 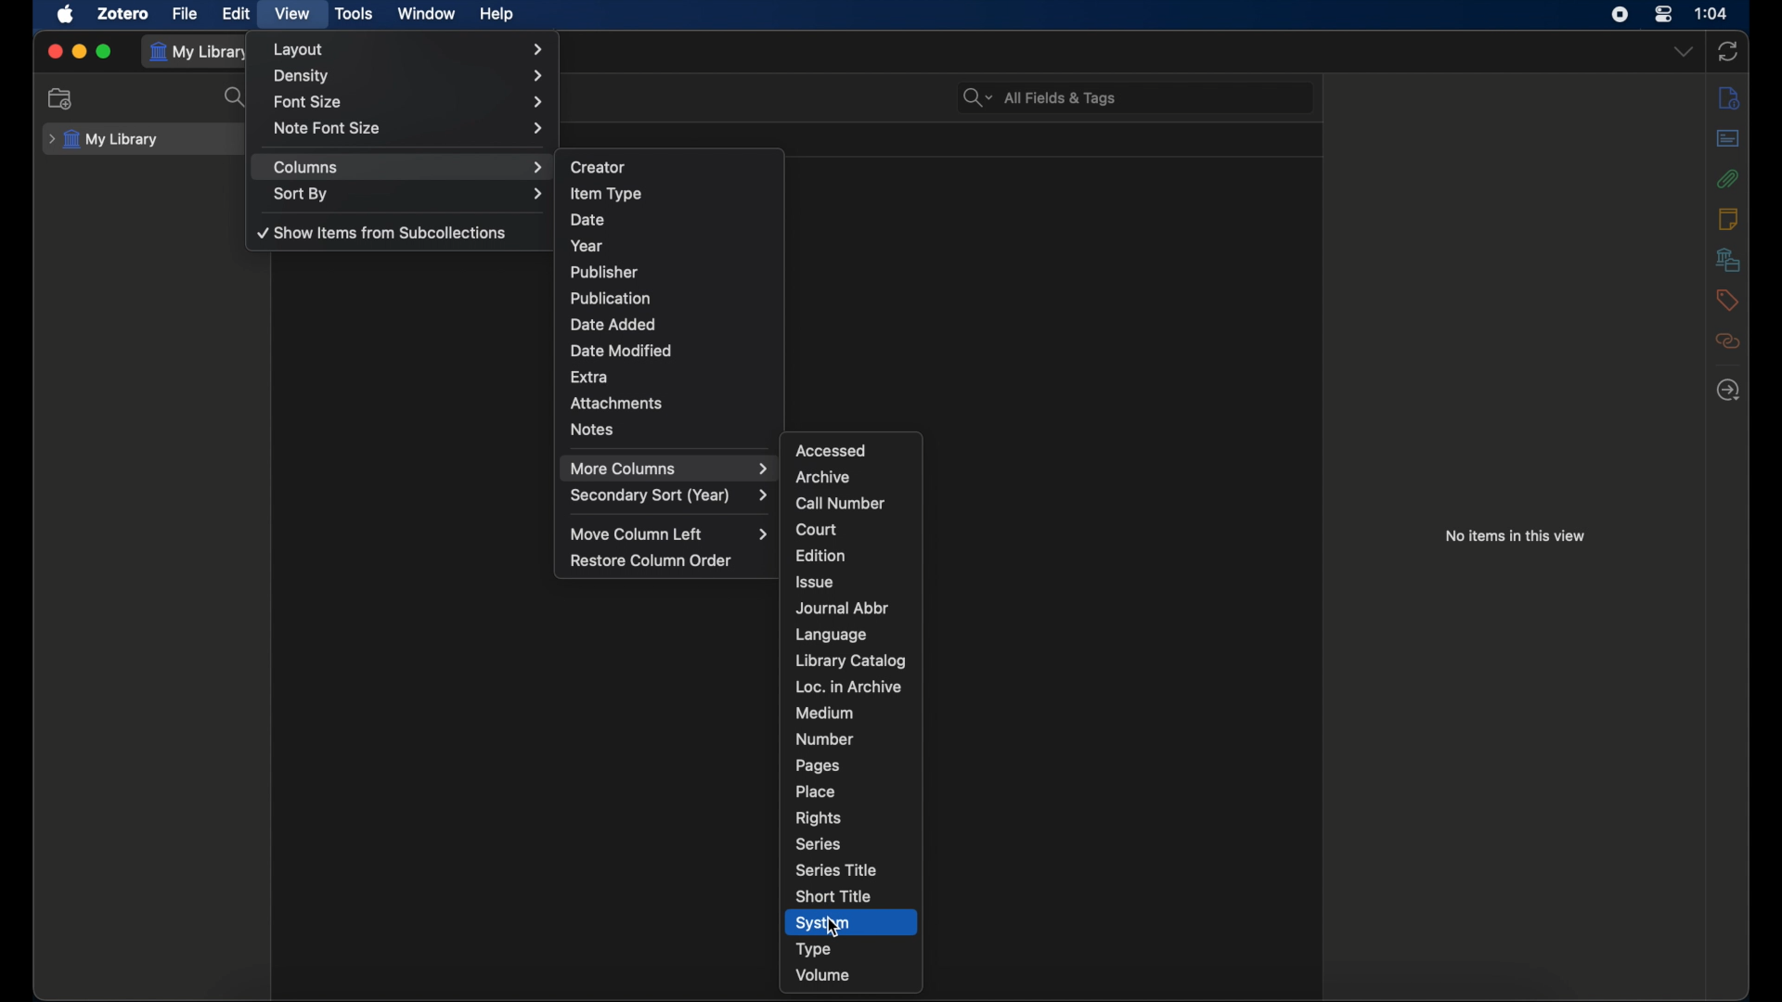 I want to click on item type, so click(x=606, y=193).